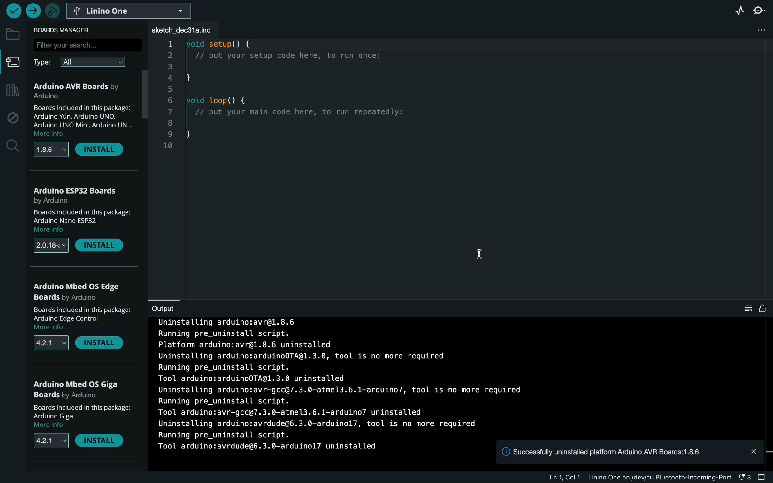 The height and width of the screenshot is (483, 773). What do you see at coordinates (14, 35) in the screenshot?
I see `folder` at bounding box center [14, 35].